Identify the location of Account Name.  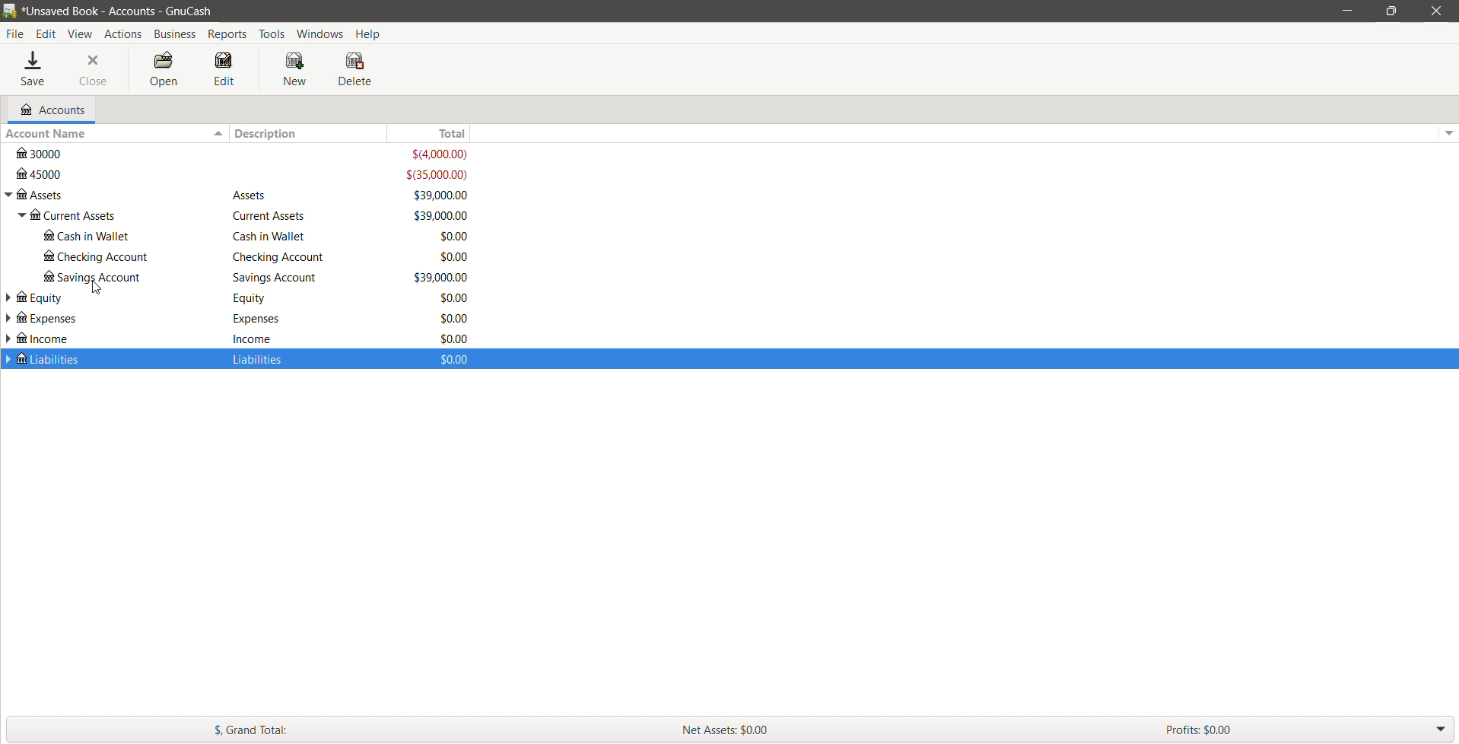
(114, 134).